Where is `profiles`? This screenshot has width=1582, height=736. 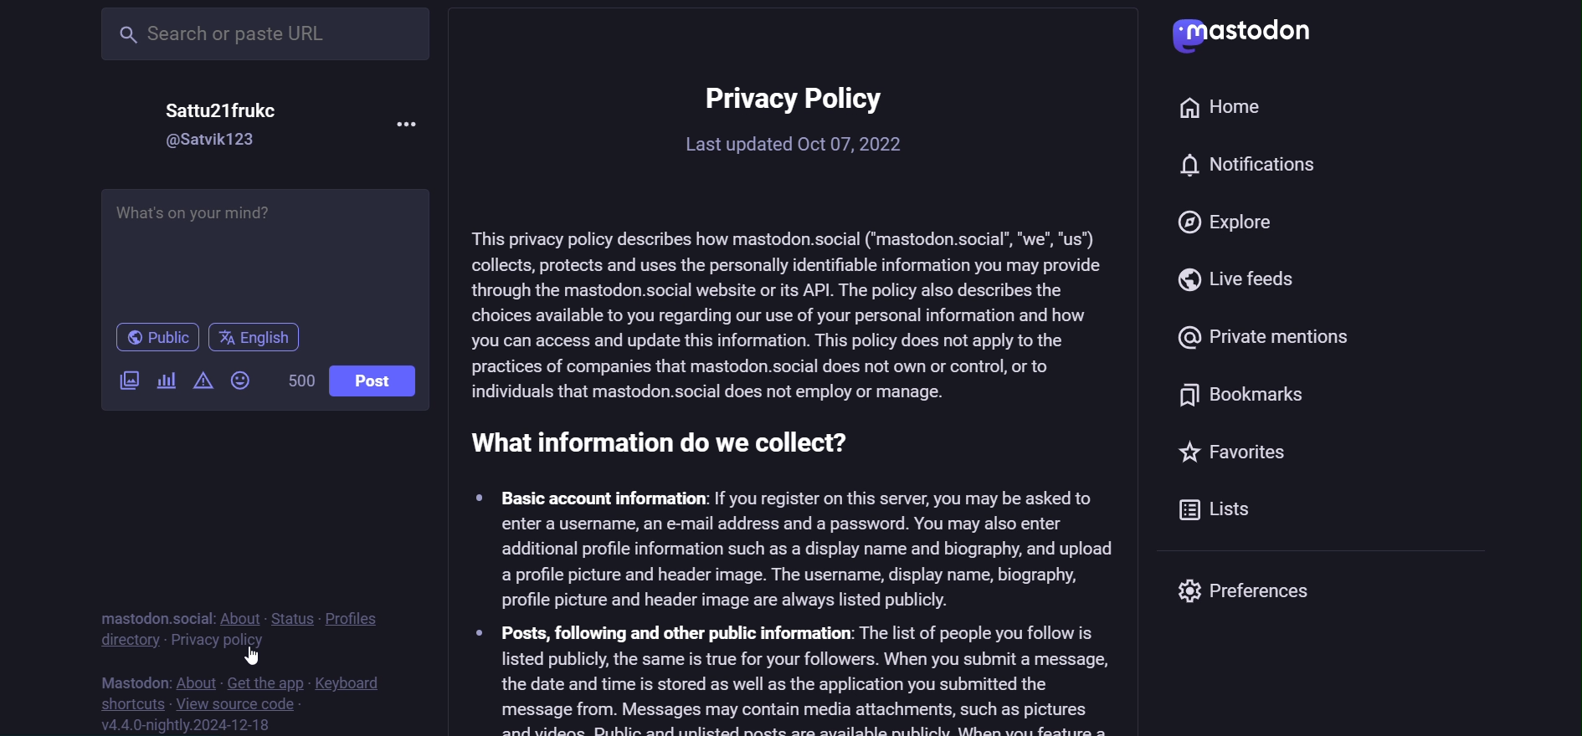 profiles is located at coordinates (357, 615).